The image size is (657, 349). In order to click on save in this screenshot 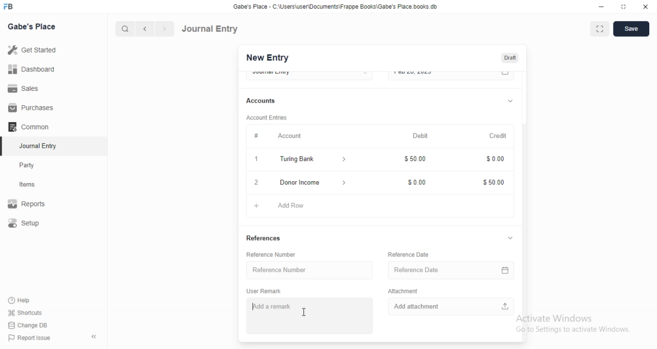, I will do `click(632, 29)`.